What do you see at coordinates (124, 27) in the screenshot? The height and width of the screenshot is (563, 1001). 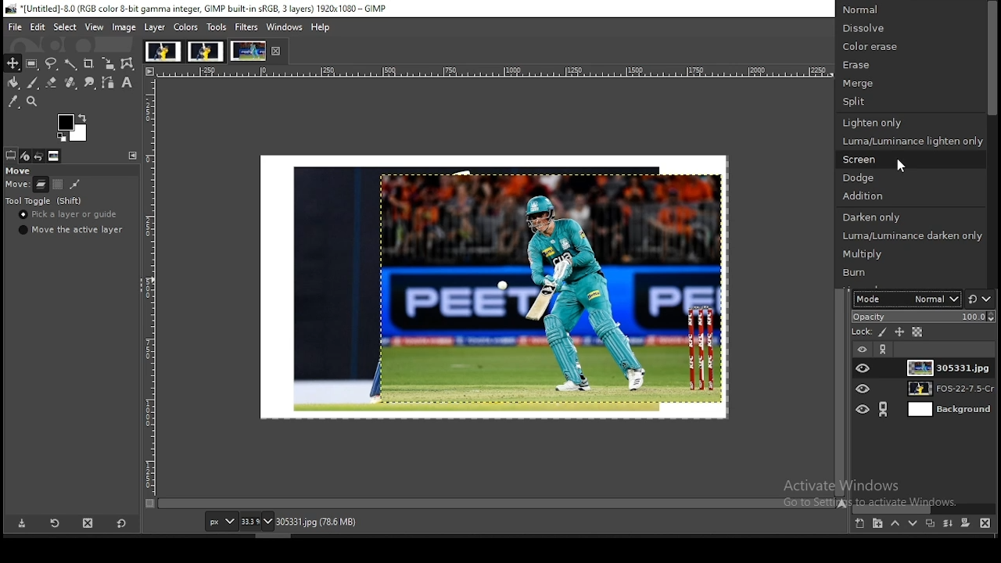 I see `image` at bounding box center [124, 27].